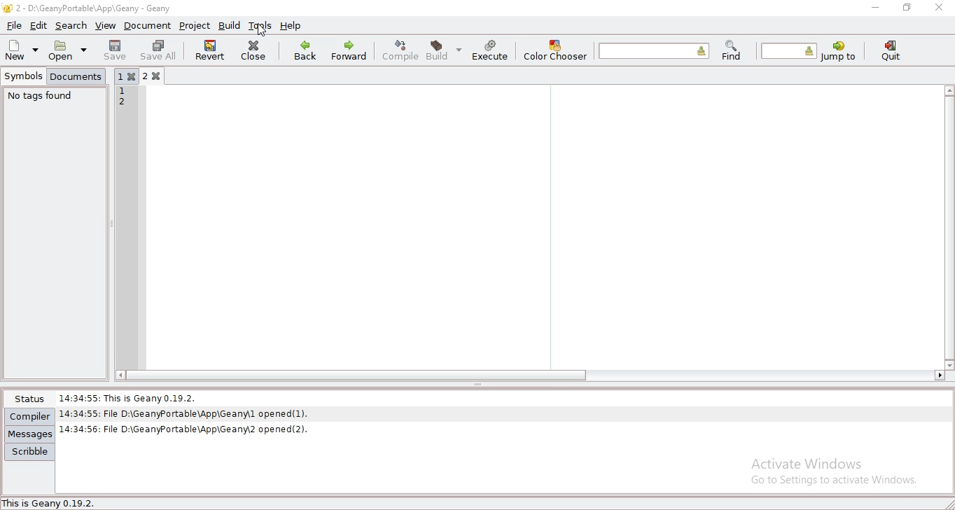  I want to click on scroll bar, so click(350, 375).